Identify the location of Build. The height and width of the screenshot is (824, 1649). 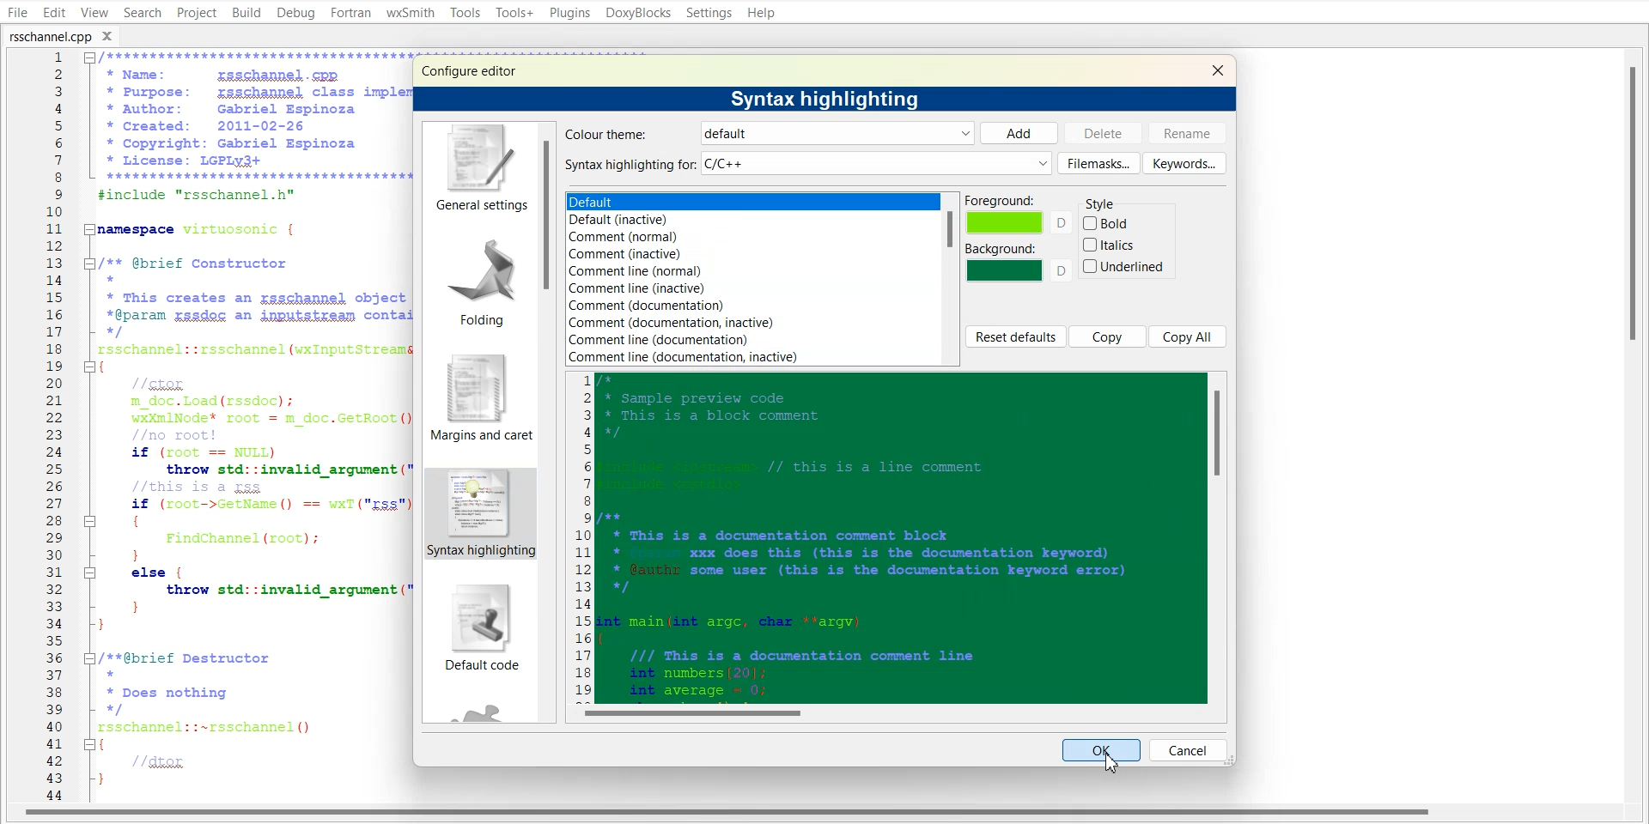
(246, 12).